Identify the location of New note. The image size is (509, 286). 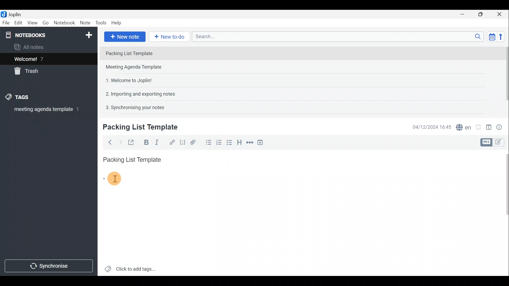
(124, 36).